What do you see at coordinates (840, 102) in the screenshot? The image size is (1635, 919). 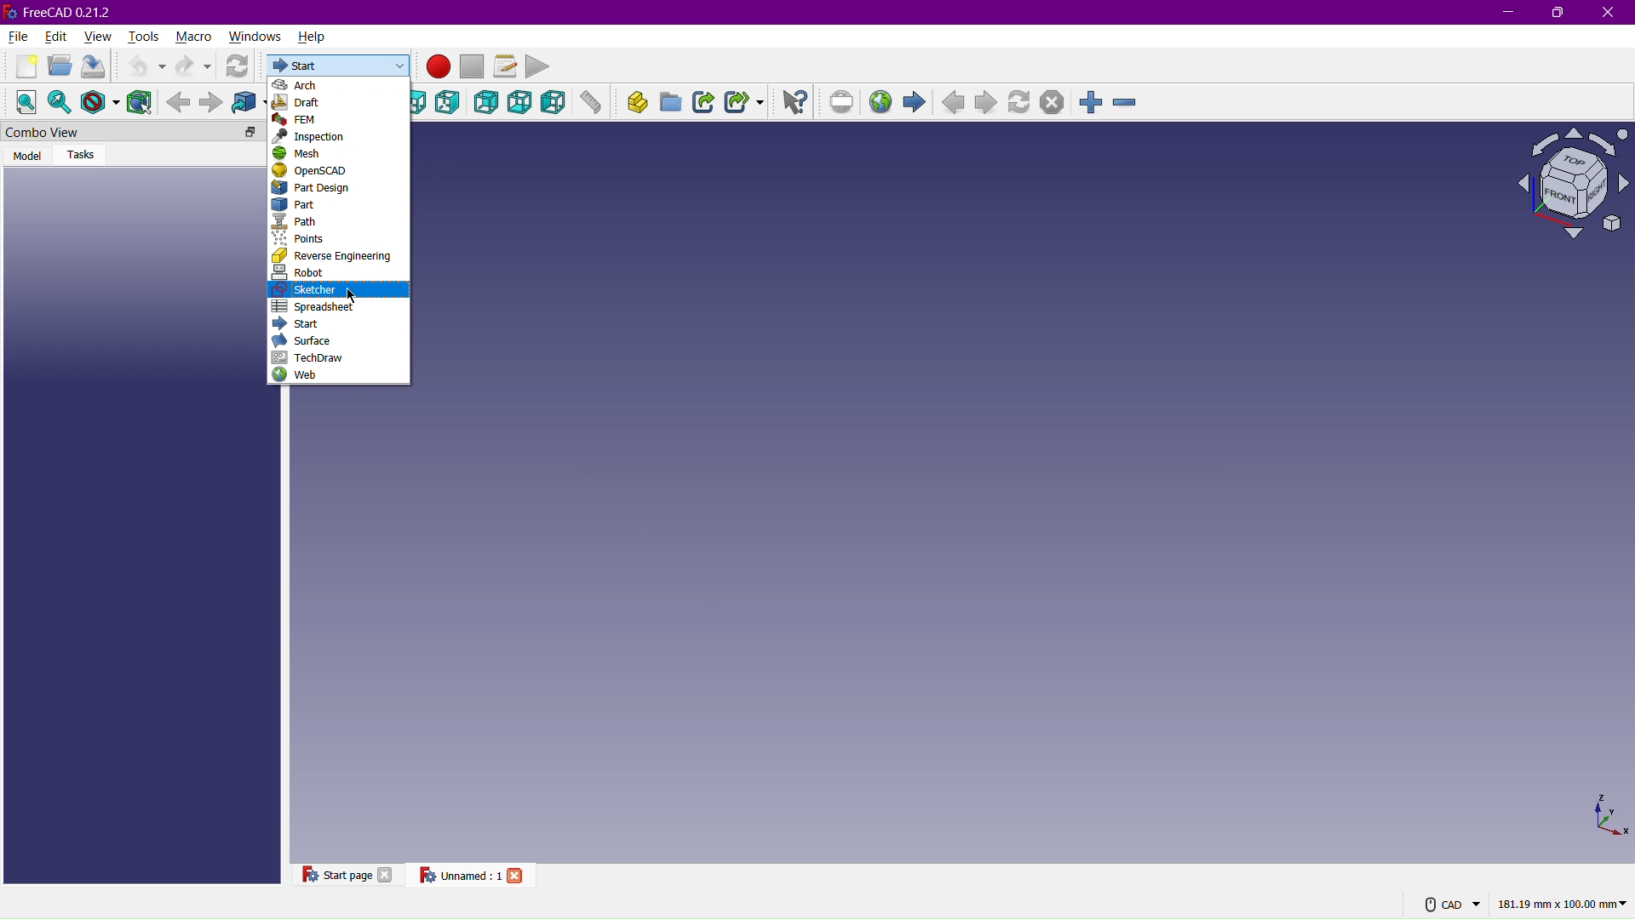 I see `Set URL` at bounding box center [840, 102].